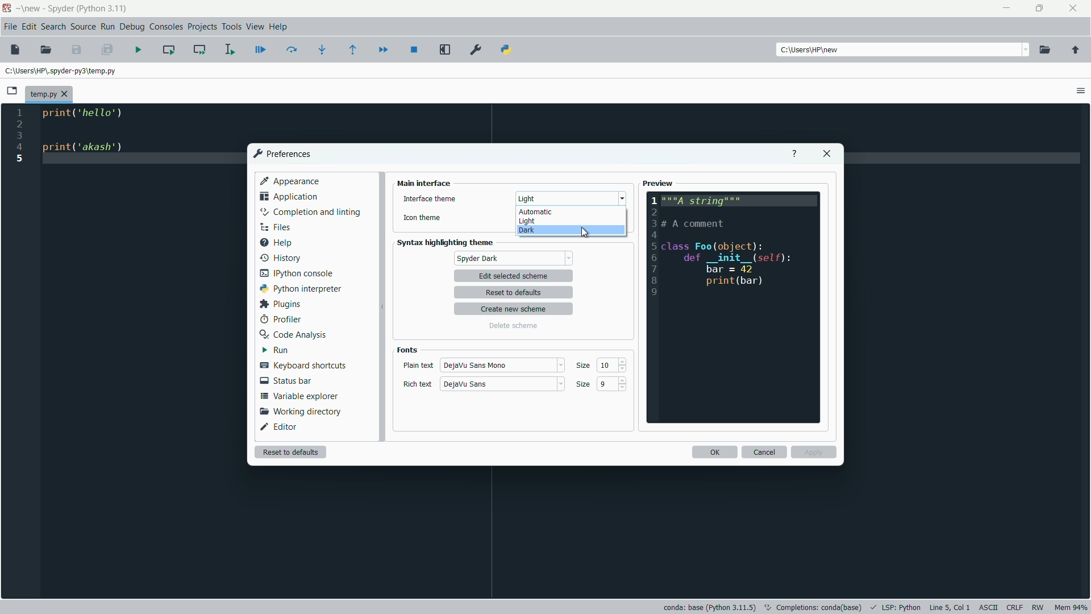 Image resolution: width=1091 pixels, height=614 pixels. Describe the element at coordinates (300, 396) in the screenshot. I see `variable explorer` at that location.